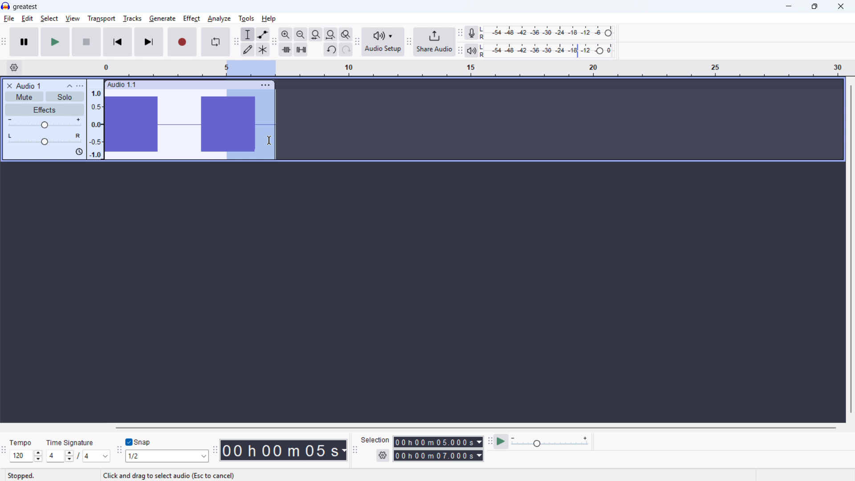 The height and width of the screenshot is (481, 855). Describe the element at coordinates (120, 452) in the screenshot. I see `Snapping toolbar ` at that location.